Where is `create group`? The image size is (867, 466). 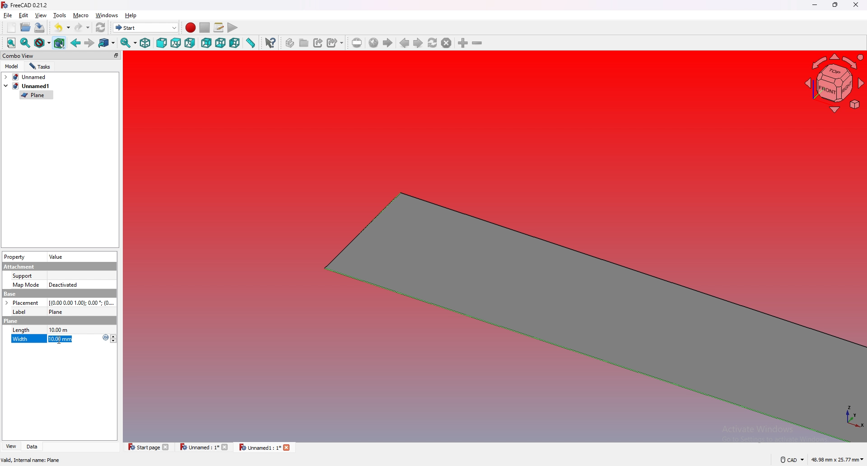
create group is located at coordinates (305, 42).